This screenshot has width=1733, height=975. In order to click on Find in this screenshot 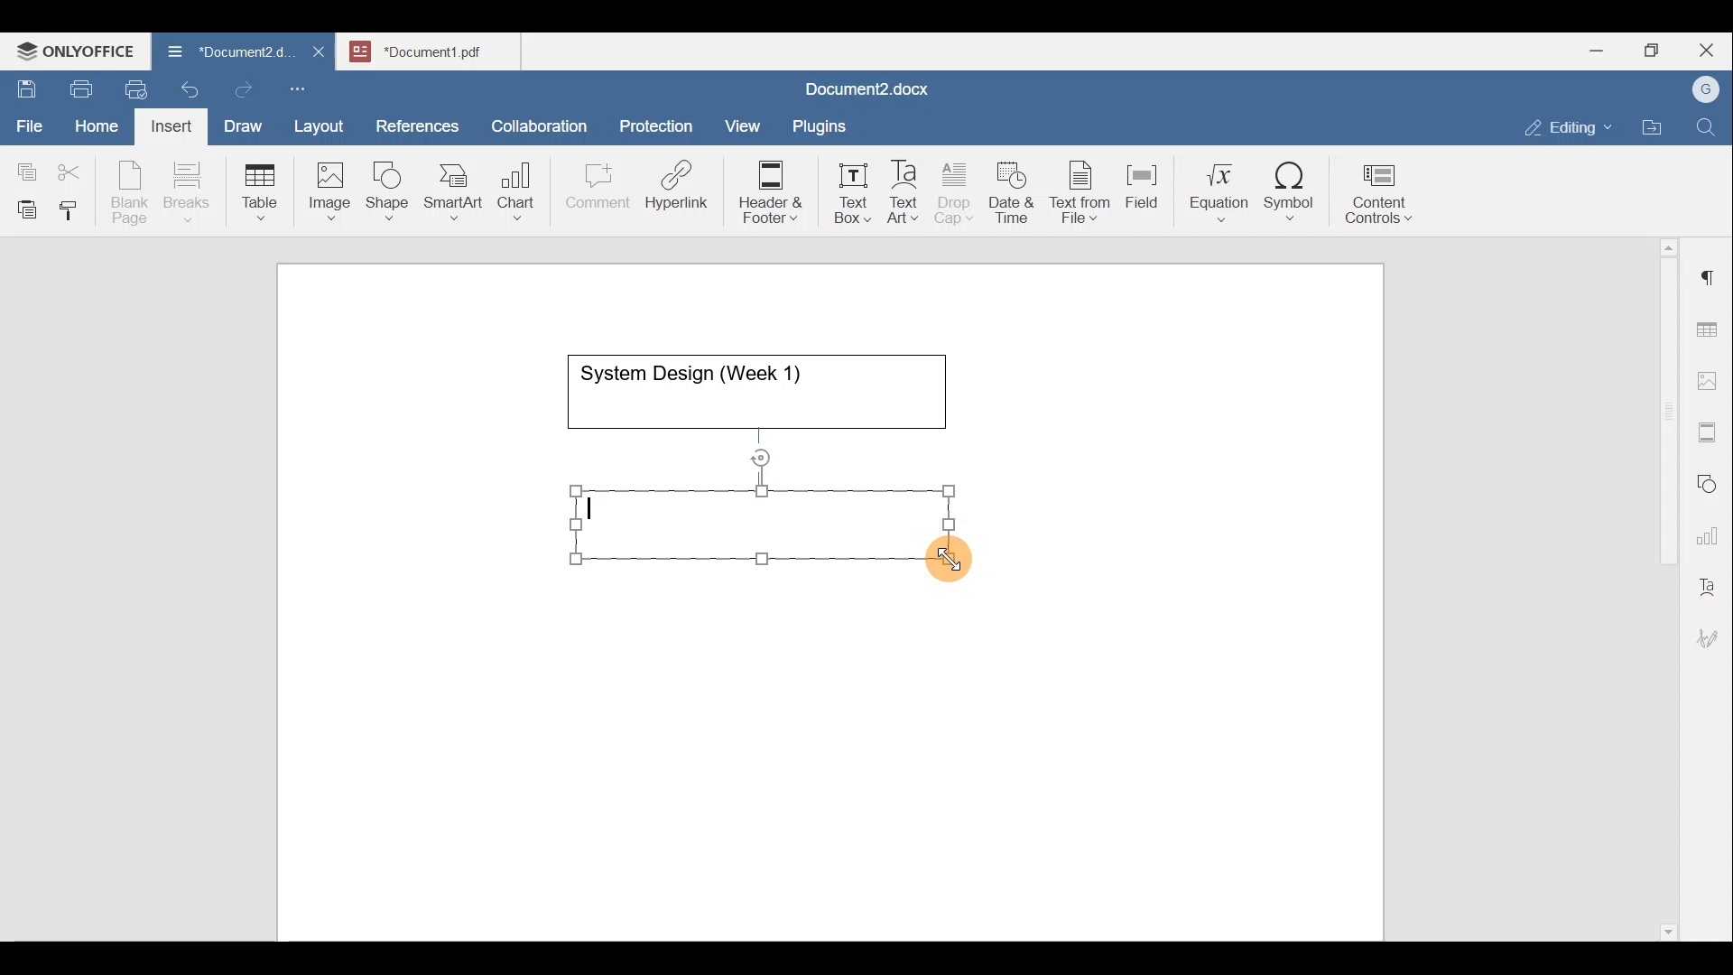, I will do `click(1708, 128)`.